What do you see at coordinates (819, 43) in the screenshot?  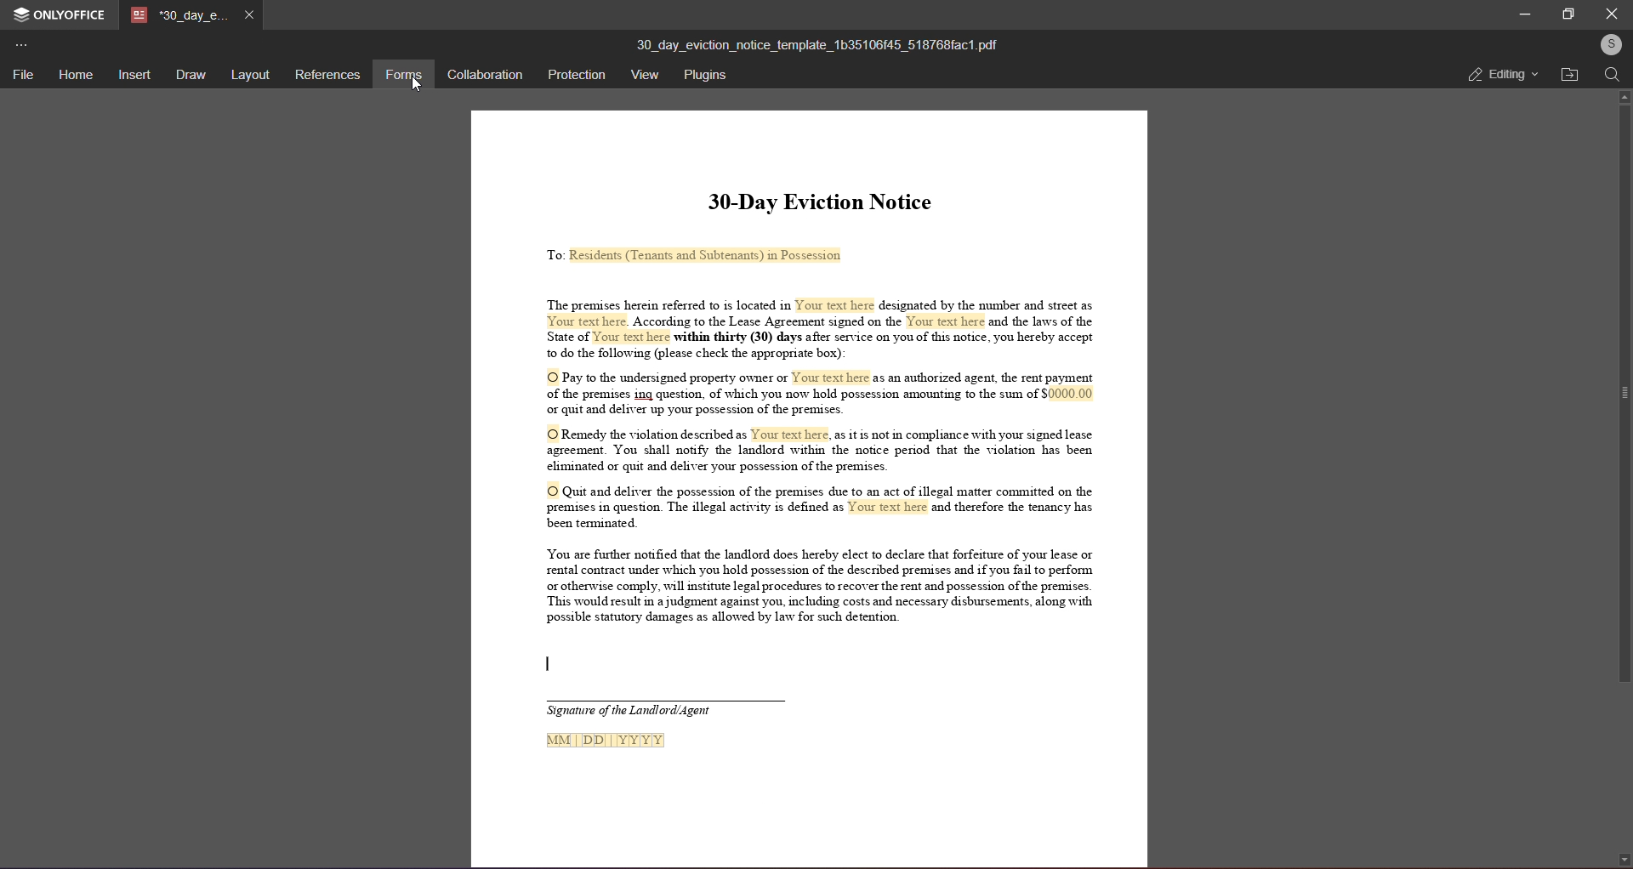 I see `(title)30_day_eviction_notice_template_1b35106145_518768fact.pdf` at bounding box center [819, 43].